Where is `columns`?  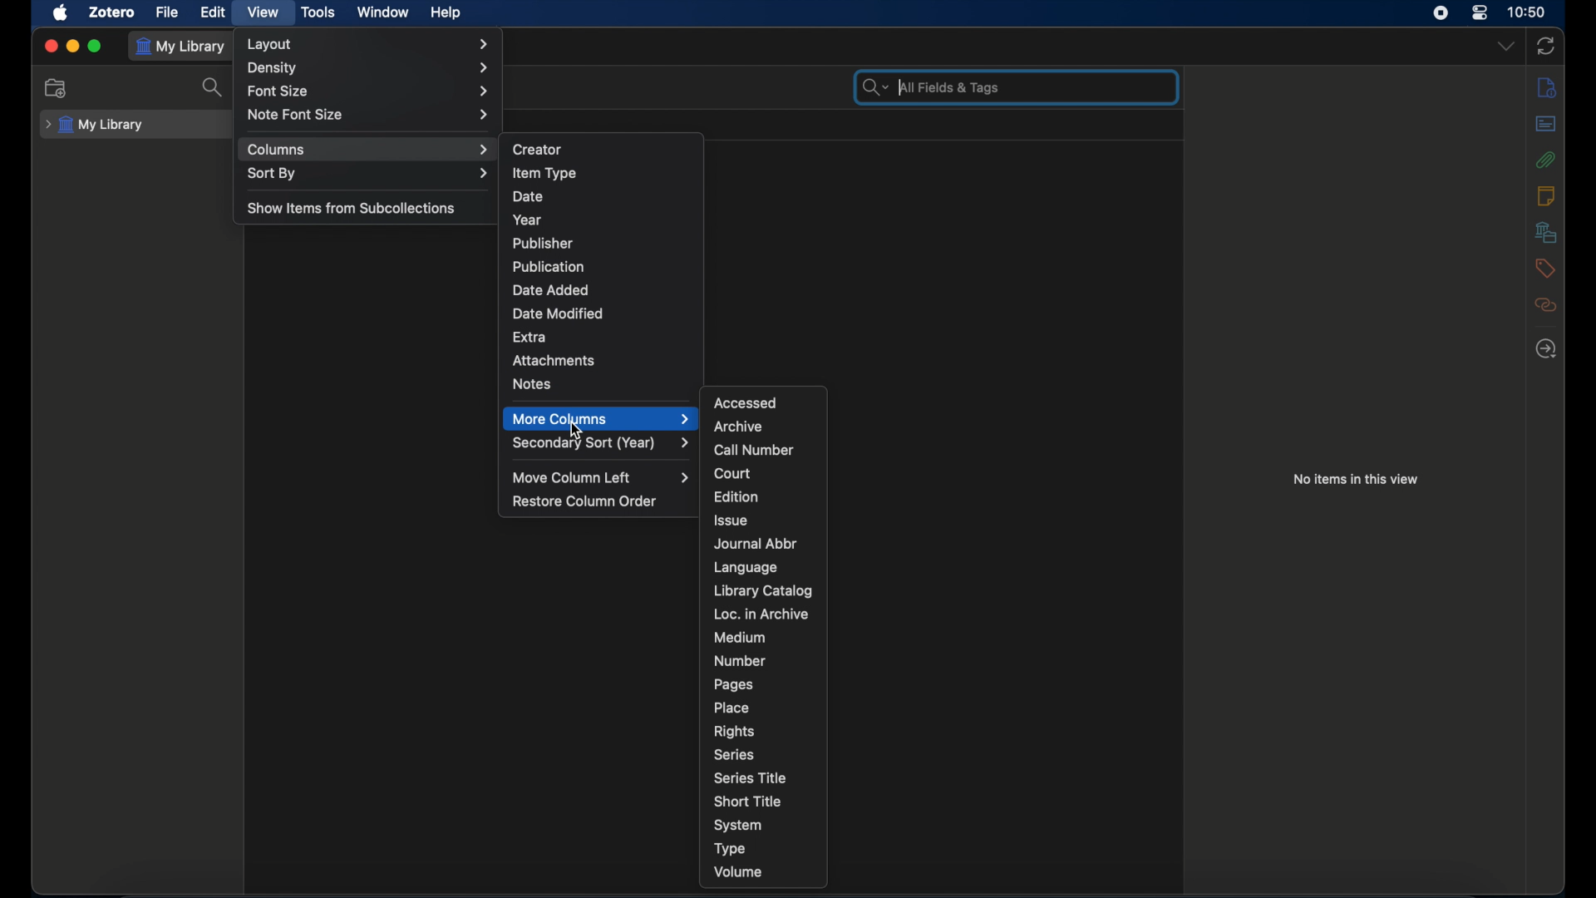 columns is located at coordinates (368, 150).